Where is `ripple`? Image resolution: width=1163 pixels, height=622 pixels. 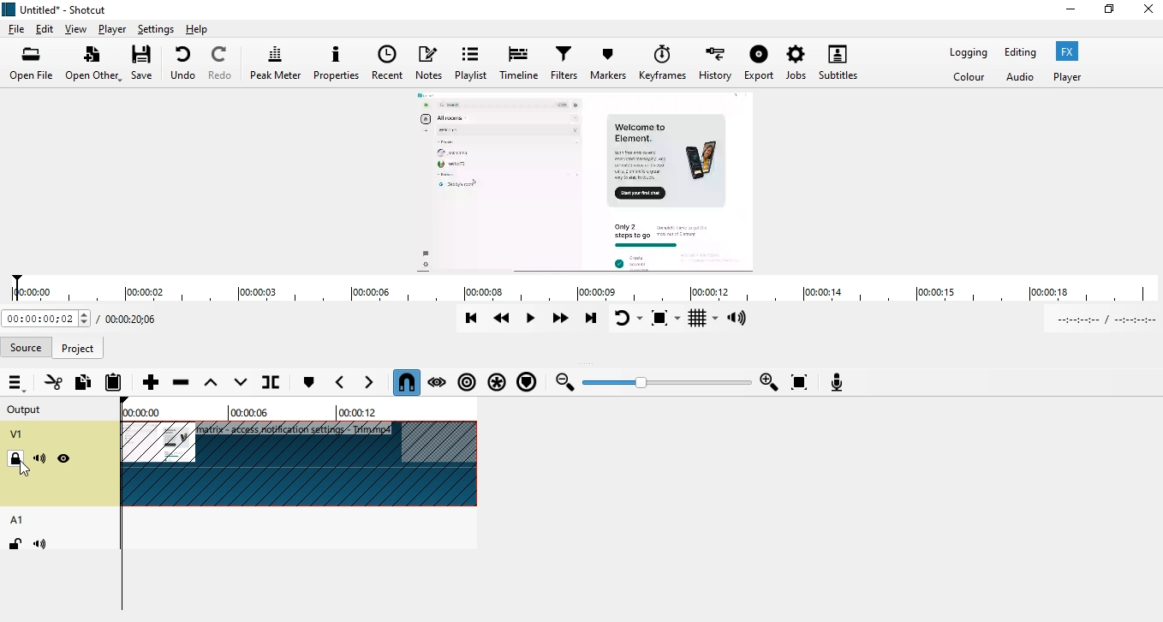 ripple is located at coordinates (468, 384).